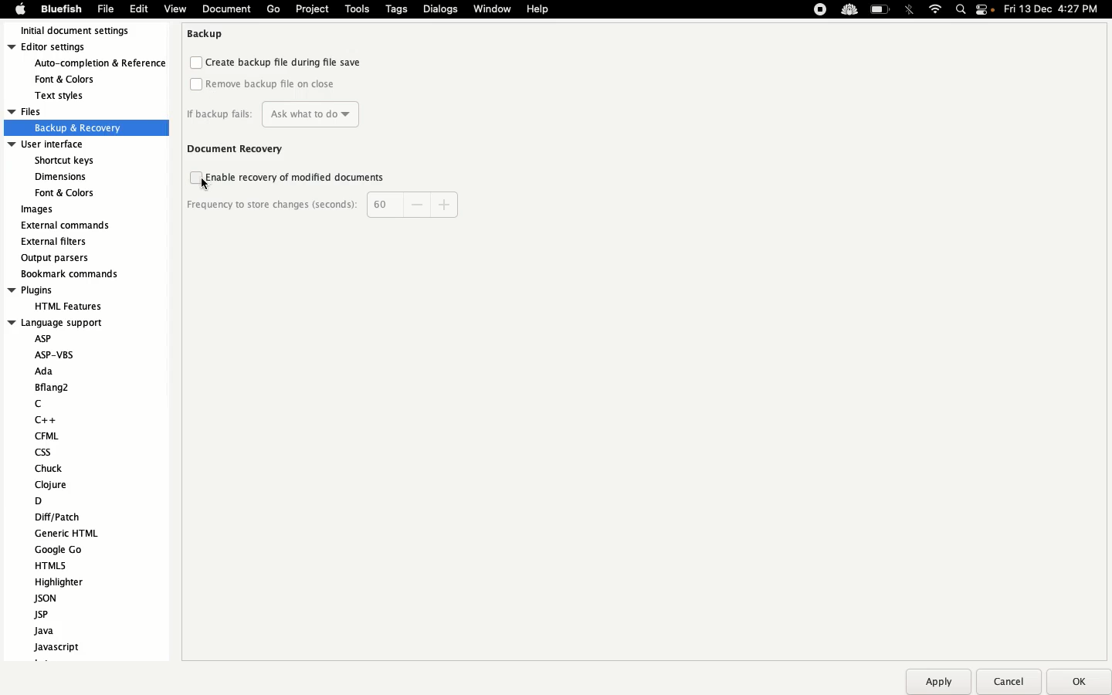  What do you see at coordinates (1078, 682) in the screenshot?
I see `Ok` at bounding box center [1078, 682].